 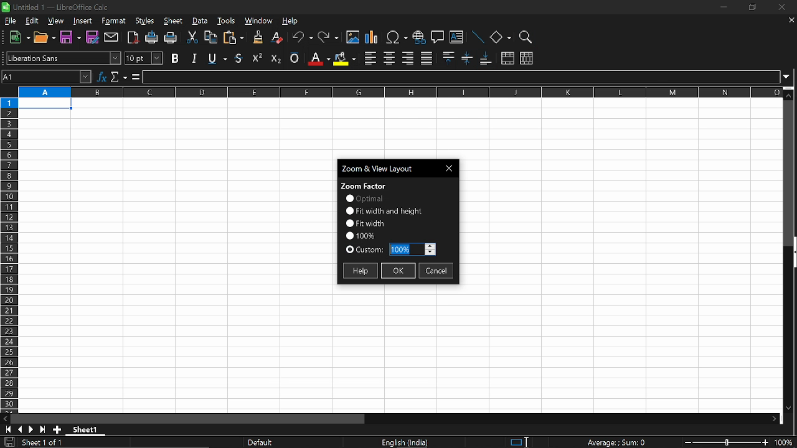 What do you see at coordinates (500, 38) in the screenshot?
I see `shapes` at bounding box center [500, 38].